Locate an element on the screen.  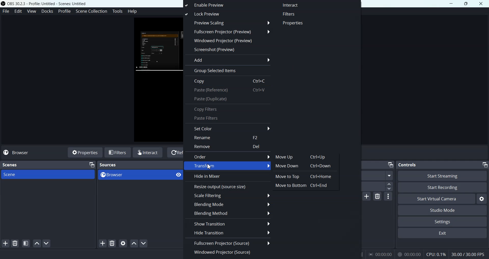
Browser is located at coordinates (20, 152).